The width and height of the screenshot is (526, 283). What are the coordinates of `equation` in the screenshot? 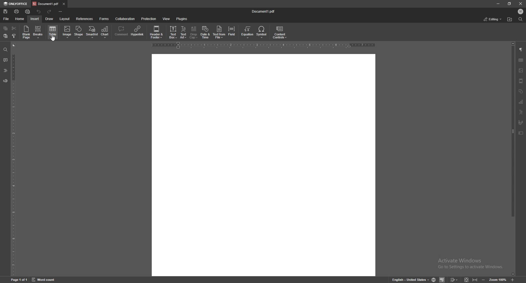 It's located at (247, 33).